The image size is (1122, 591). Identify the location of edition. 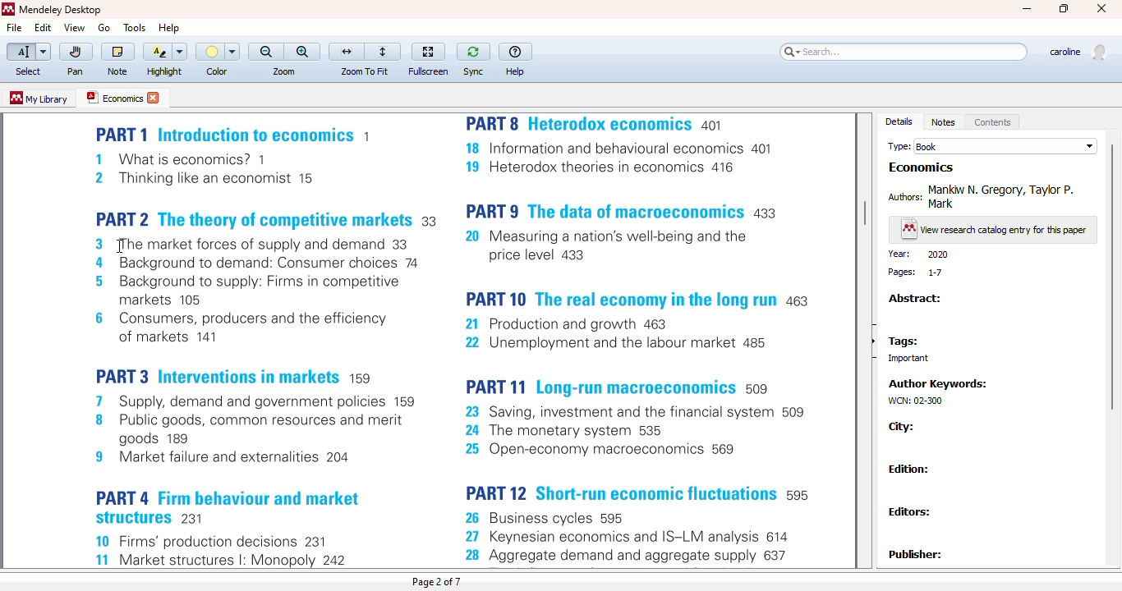
(909, 469).